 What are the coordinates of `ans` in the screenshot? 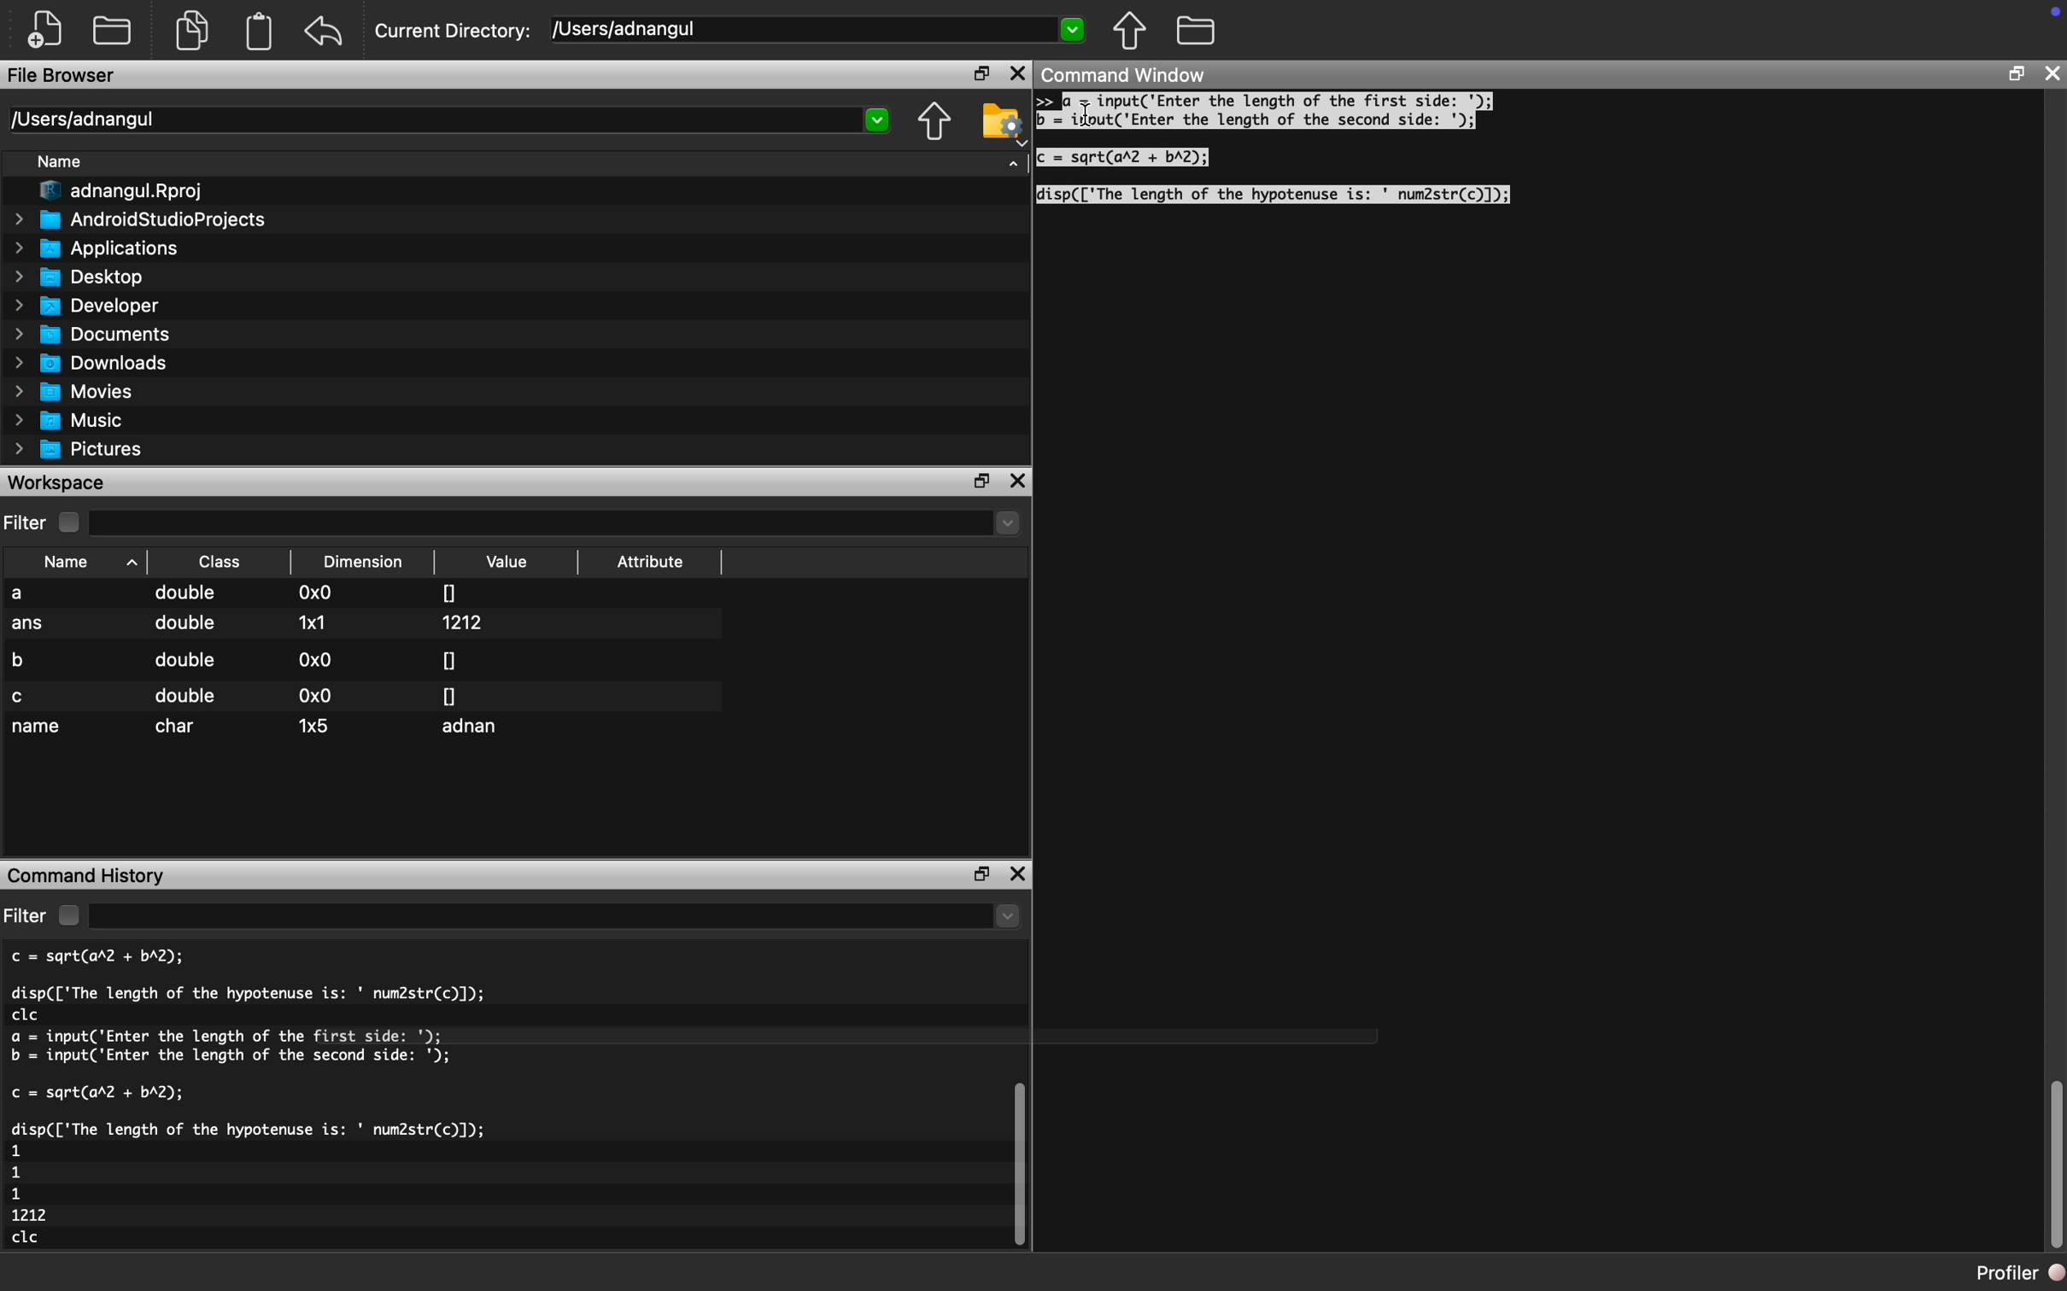 It's located at (29, 626).